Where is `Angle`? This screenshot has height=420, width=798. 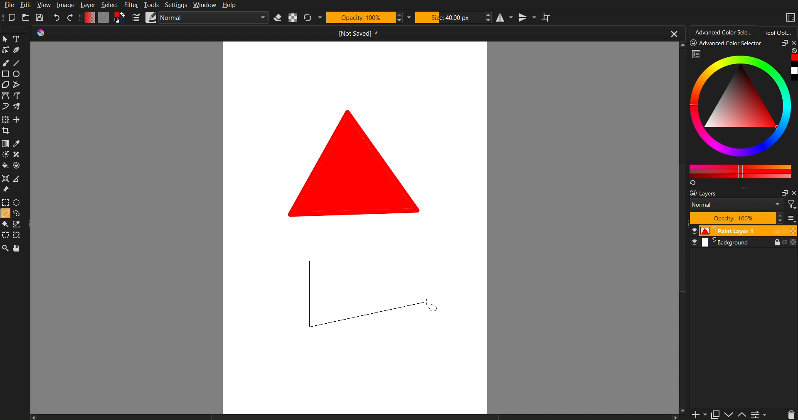
Angle is located at coordinates (18, 234).